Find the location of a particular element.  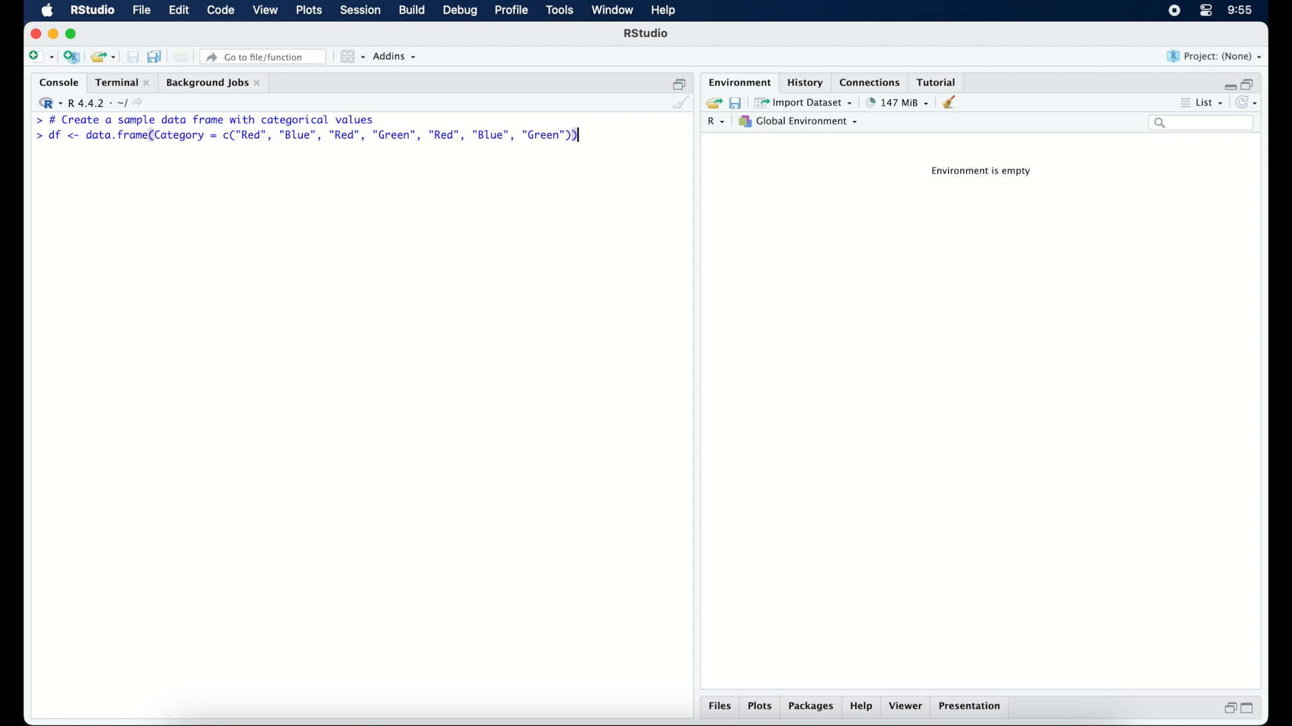

> # Create a sample data frame with categorical values| is located at coordinates (223, 119).